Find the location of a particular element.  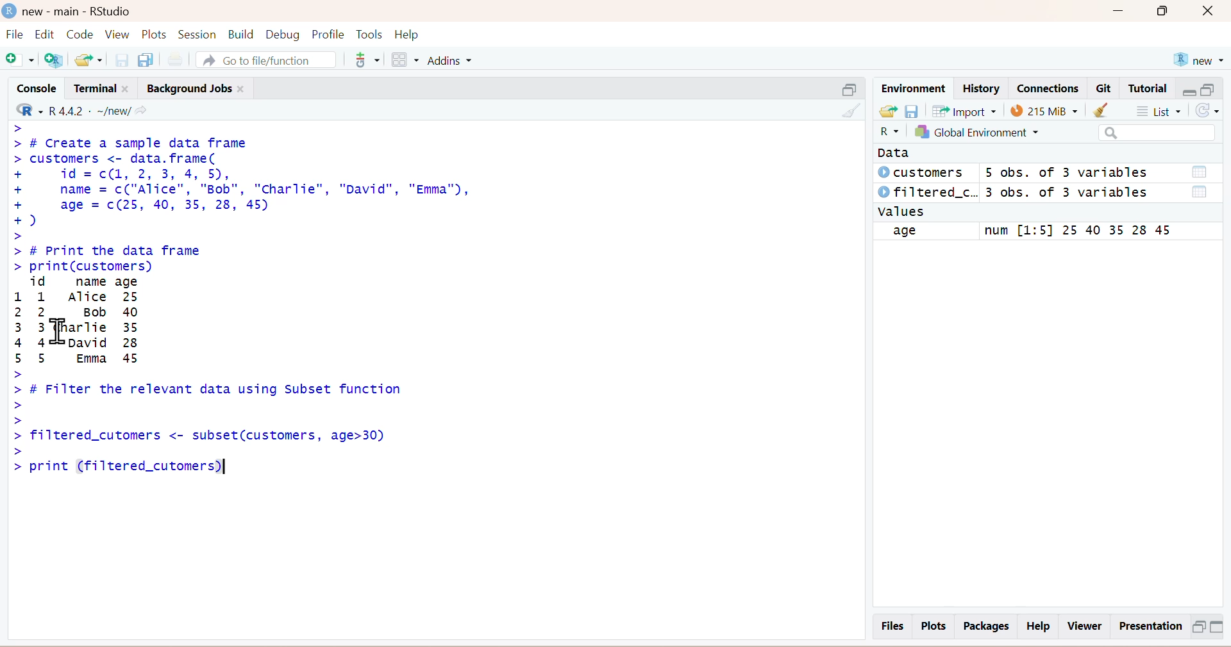

Tutorial is located at coordinates (1150, 88).